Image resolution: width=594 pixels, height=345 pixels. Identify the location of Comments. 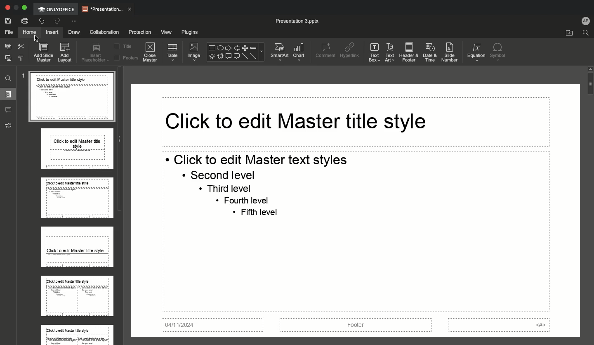
(9, 110).